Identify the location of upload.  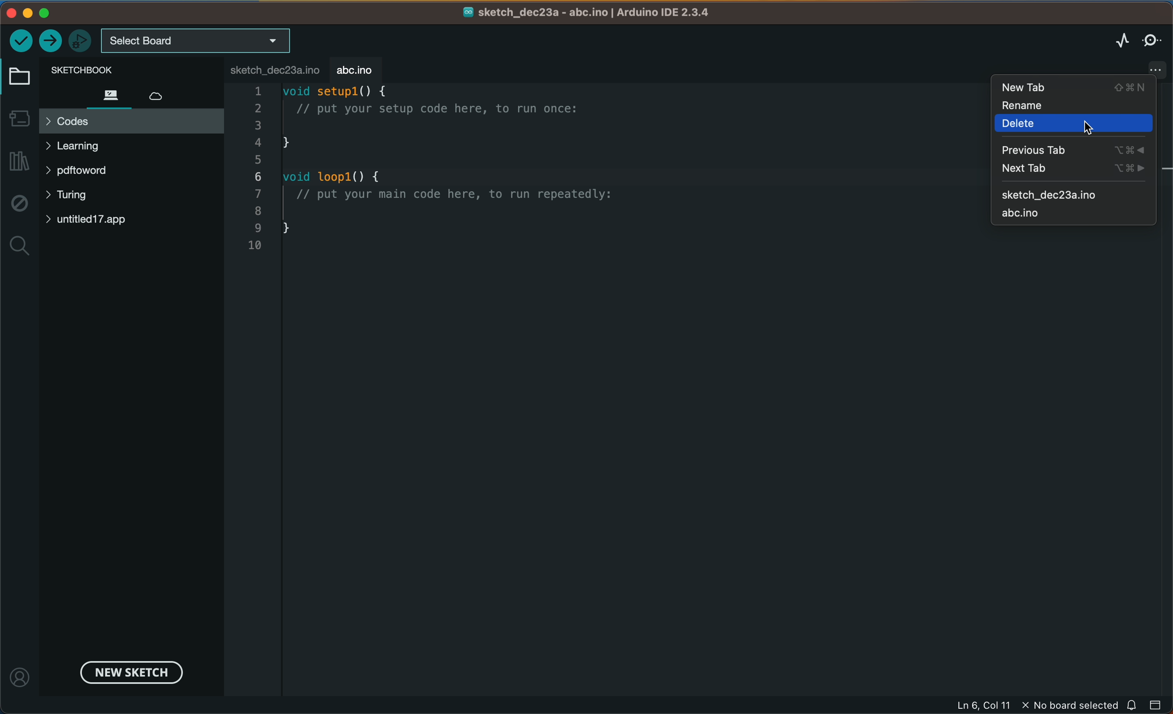
(49, 41).